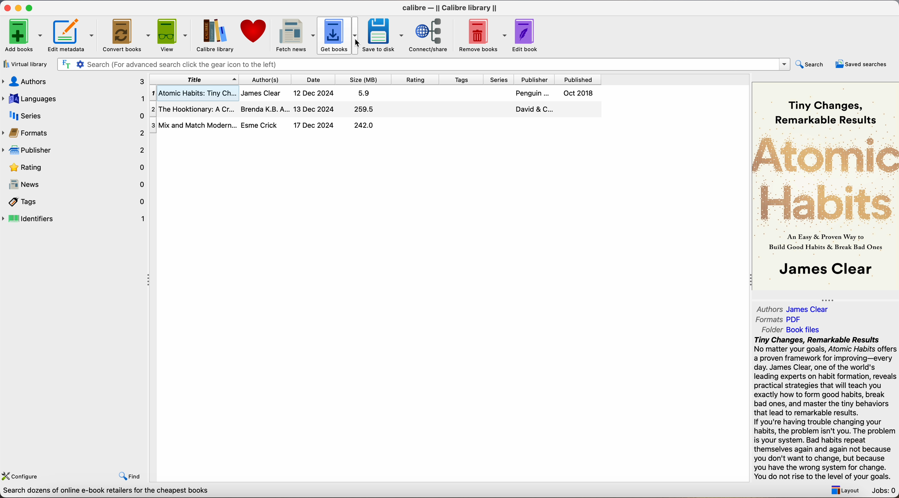 Image resolution: width=899 pixels, height=498 pixels. I want to click on search bar, so click(423, 65).